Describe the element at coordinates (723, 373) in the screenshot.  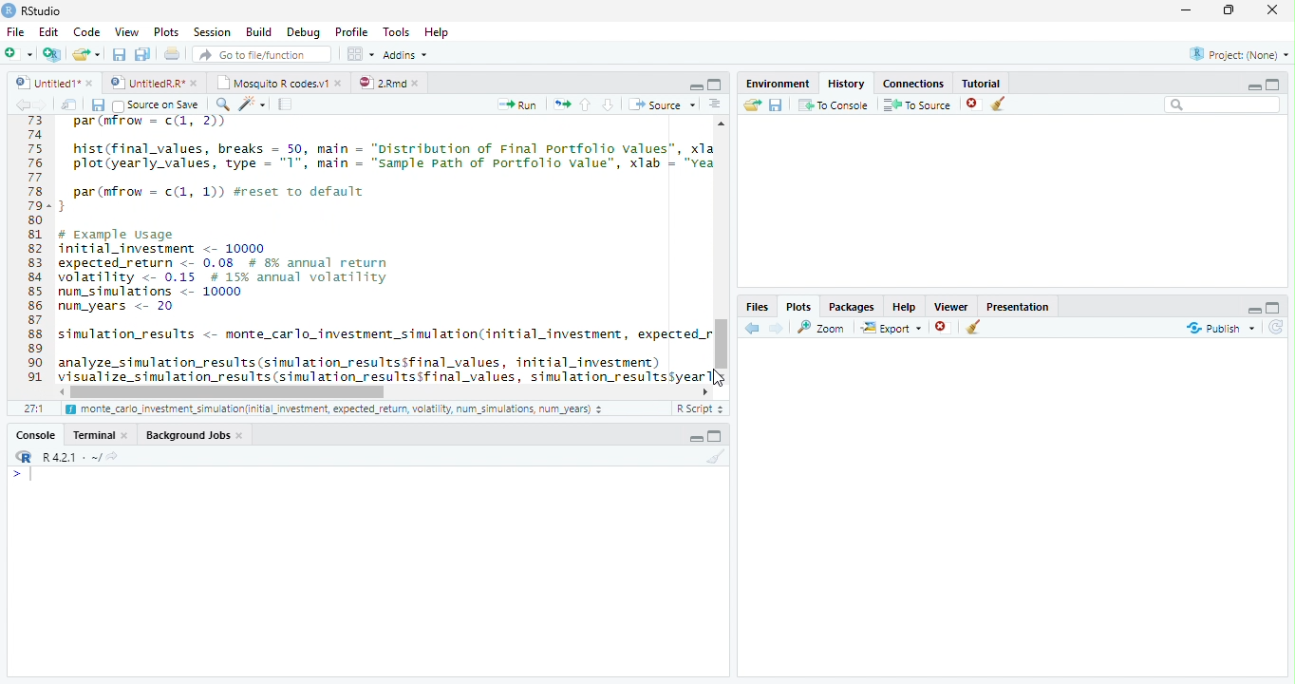
I see `Scroll down` at that location.